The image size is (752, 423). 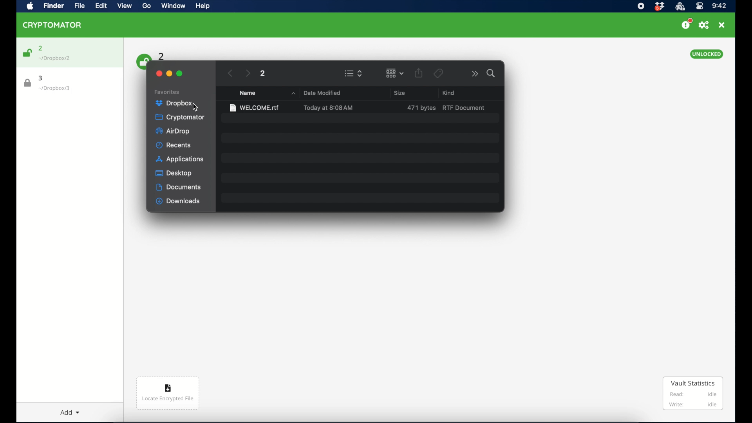 I want to click on location, so click(x=55, y=58).